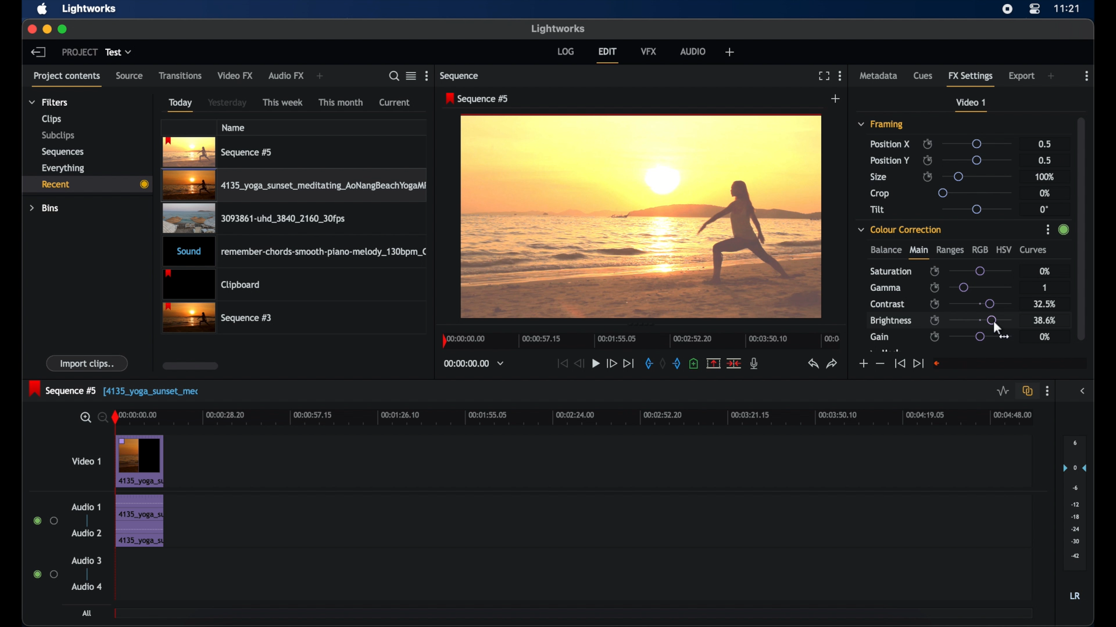 This screenshot has height=627, width=1116. Describe the element at coordinates (341, 102) in the screenshot. I see `this month` at that location.